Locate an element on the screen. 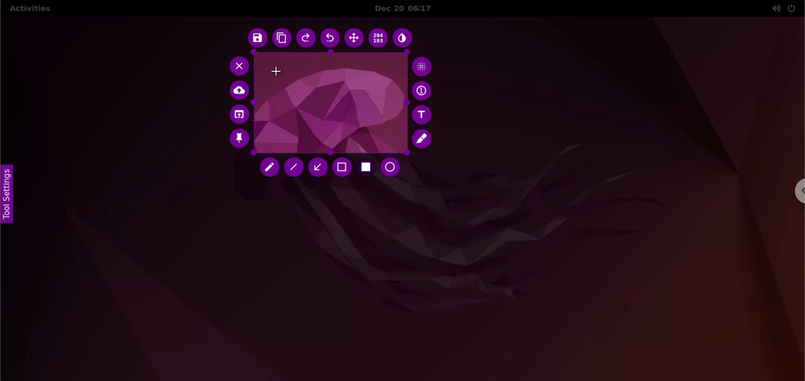 This screenshot has height=381, width=805. cursor is located at coordinates (279, 72).